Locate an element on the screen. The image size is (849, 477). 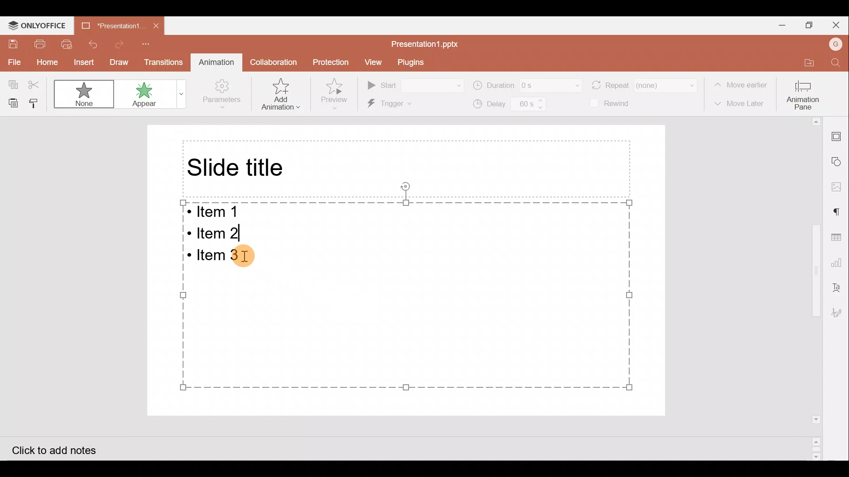
Plugins is located at coordinates (413, 61).